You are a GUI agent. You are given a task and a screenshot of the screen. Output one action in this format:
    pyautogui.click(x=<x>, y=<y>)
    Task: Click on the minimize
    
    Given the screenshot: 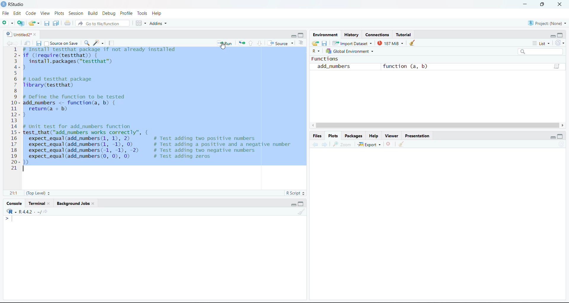 What is the action you would take?
    pyautogui.click(x=552, y=36)
    